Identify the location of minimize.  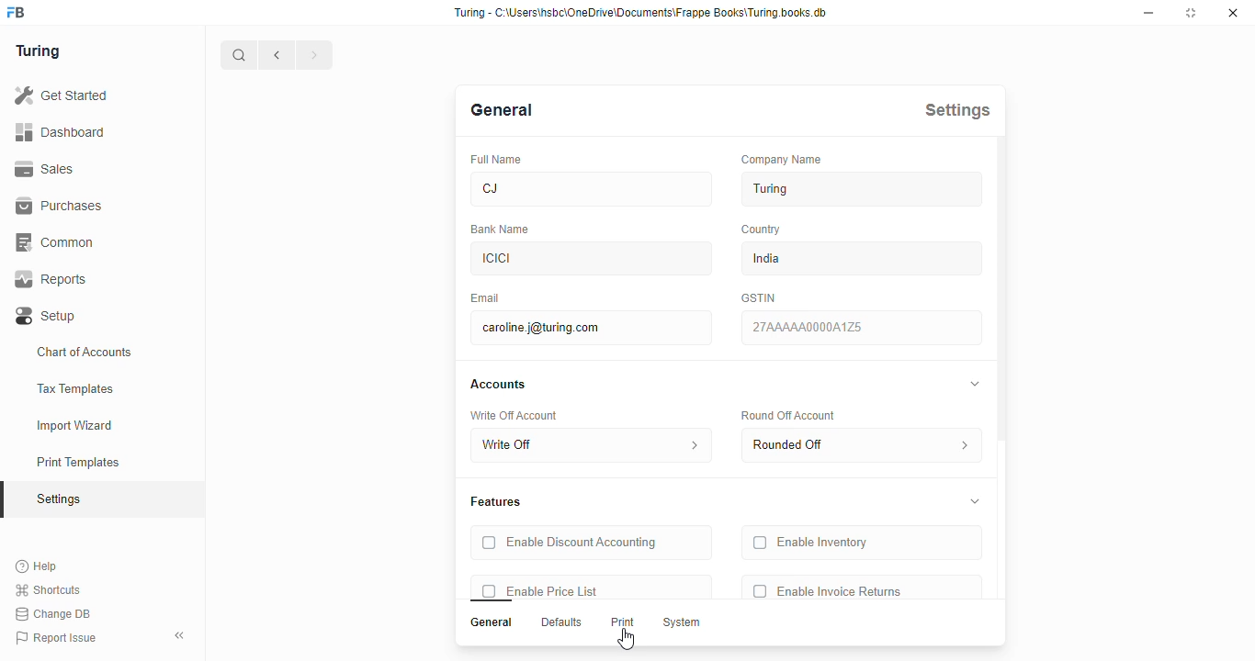
(1149, 13).